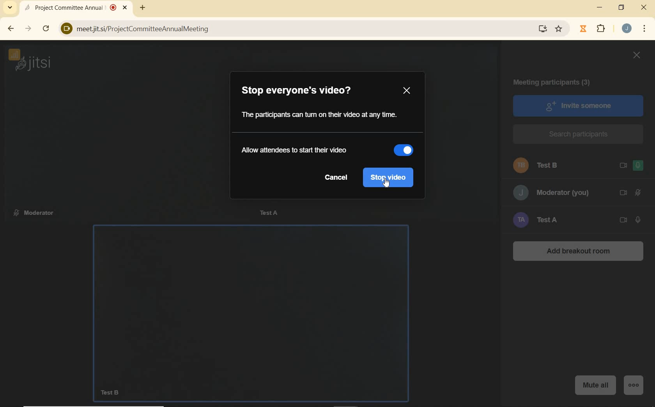  What do you see at coordinates (627, 29) in the screenshot?
I see `ACCOUNT` at bounding box center [627, 29].